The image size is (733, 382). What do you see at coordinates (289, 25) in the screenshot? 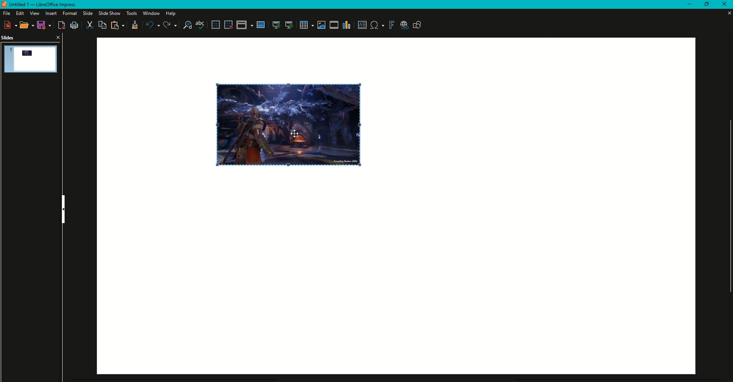
I see `Current Slide` at bounding box center [289, 25].